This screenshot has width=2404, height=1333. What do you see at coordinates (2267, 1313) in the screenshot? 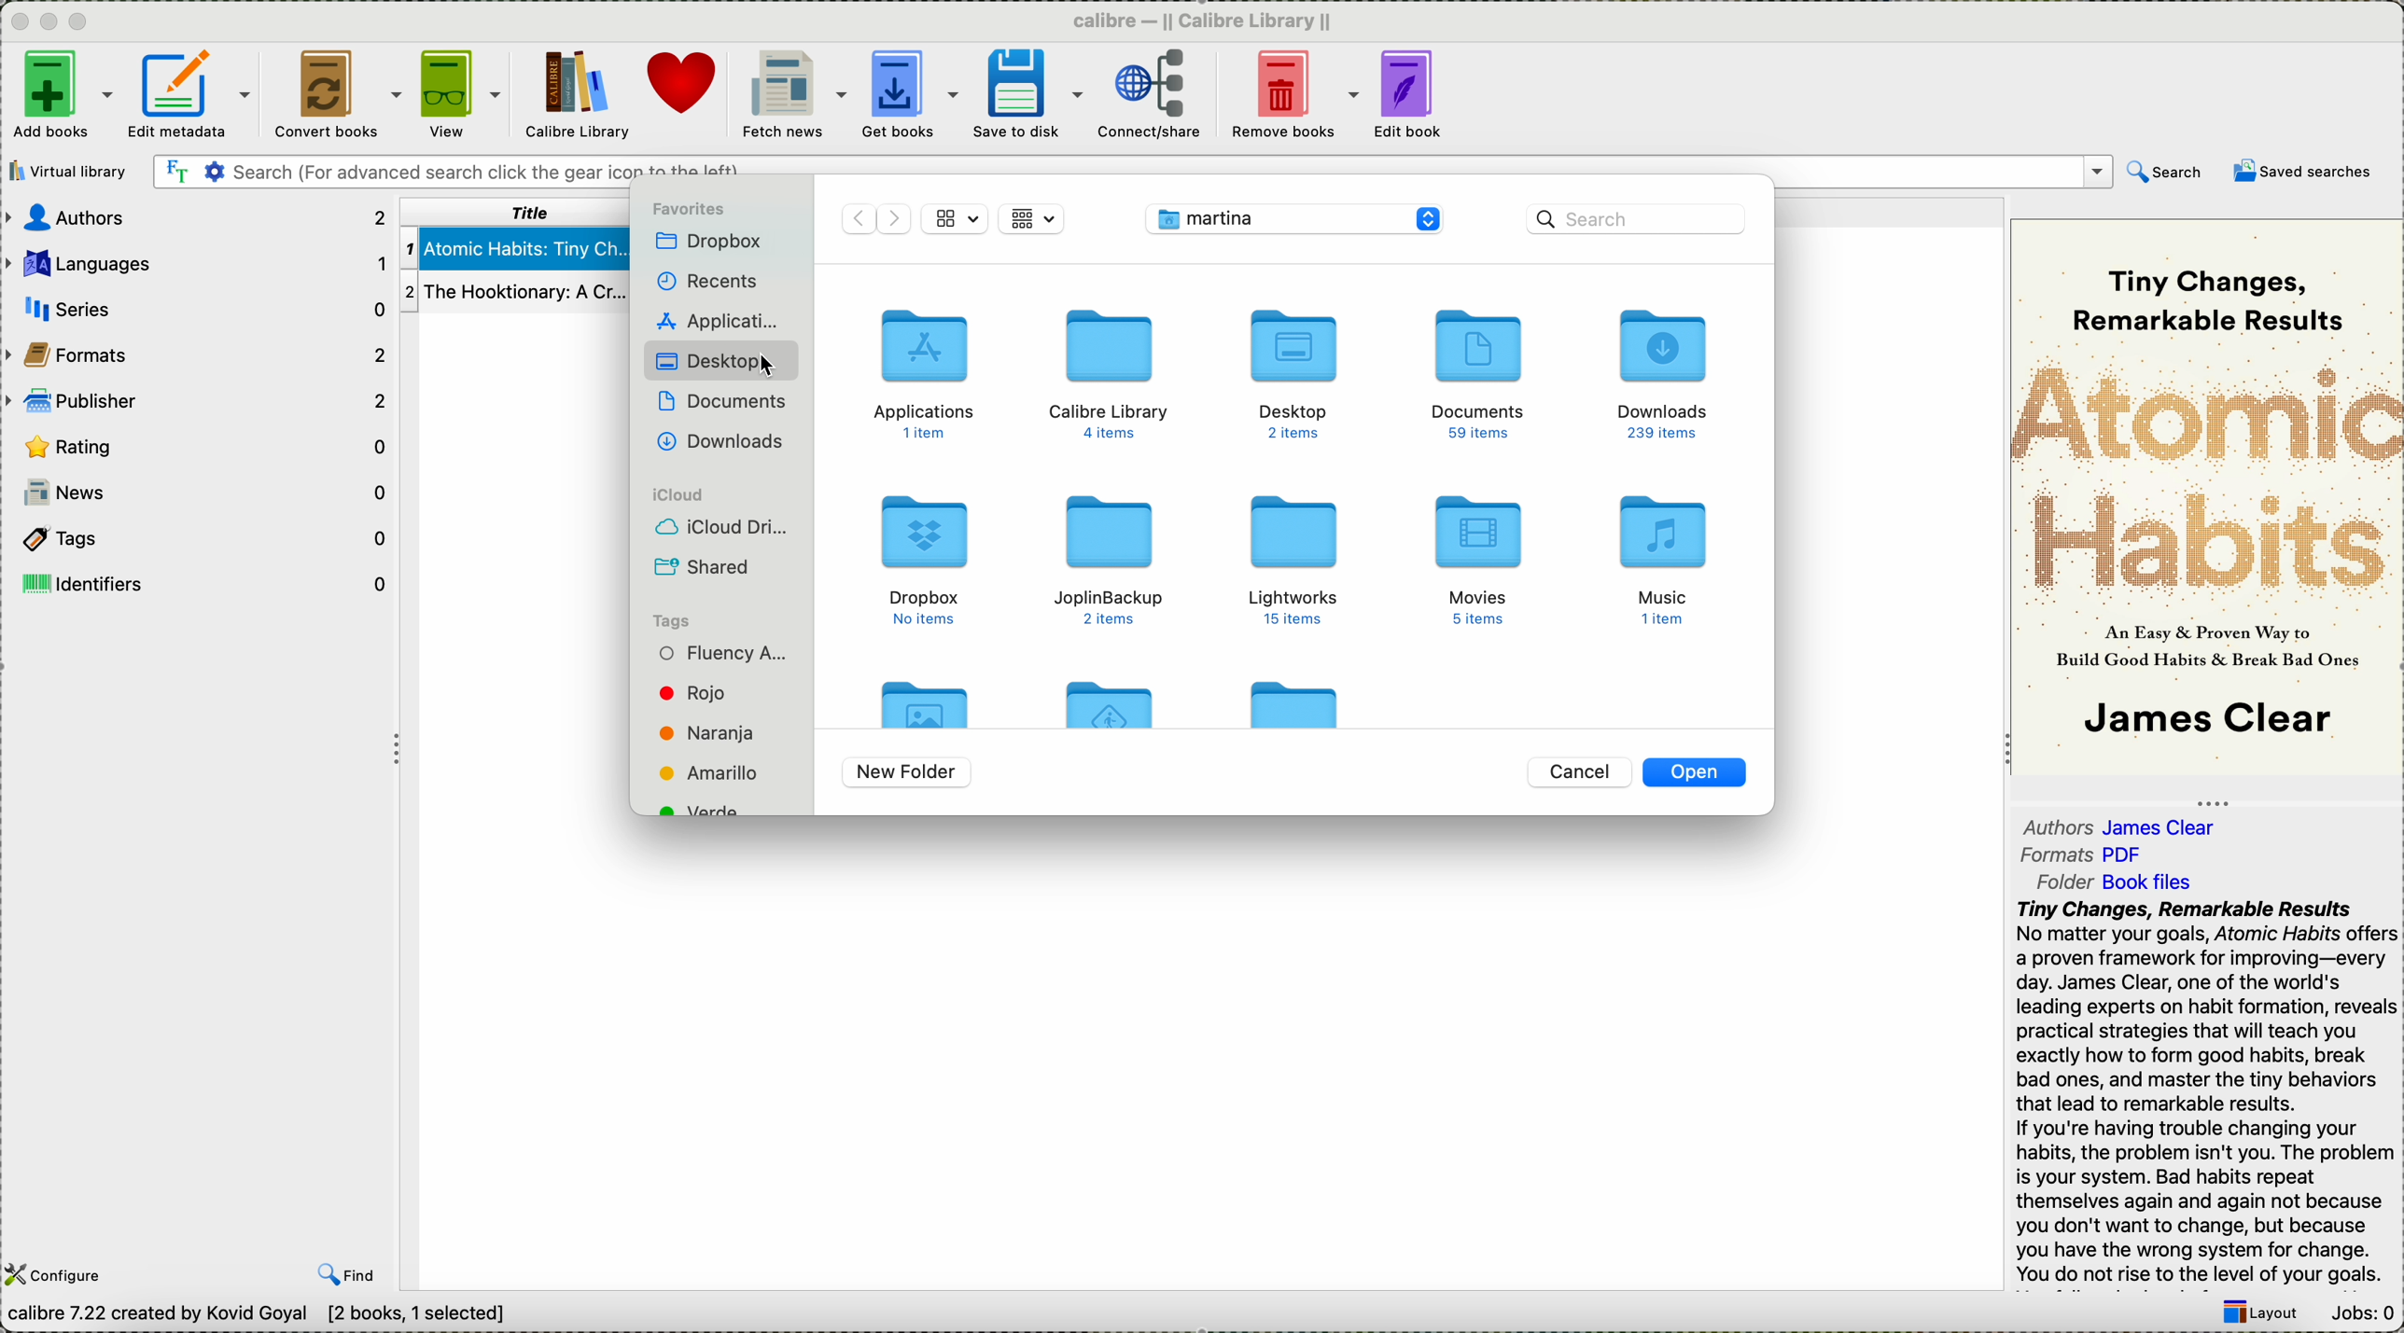
I see `layout` at bounding box center [2267, 1313].